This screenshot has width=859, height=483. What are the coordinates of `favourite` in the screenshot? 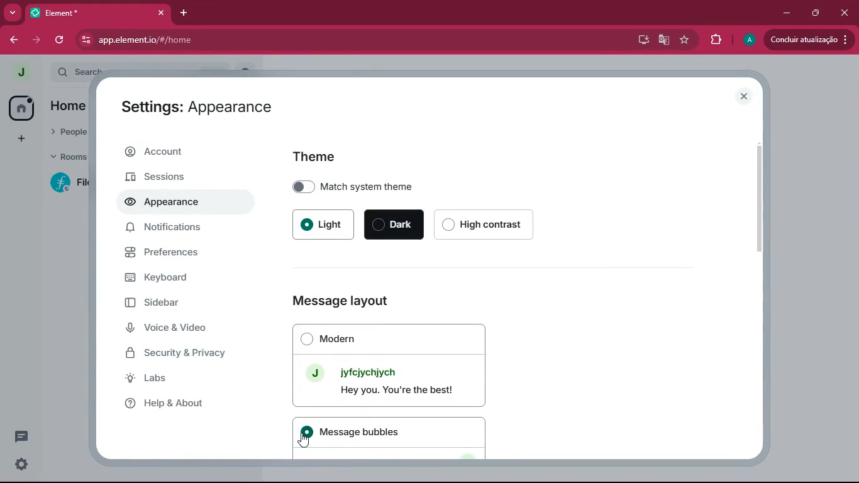 It's located at (687, 40).